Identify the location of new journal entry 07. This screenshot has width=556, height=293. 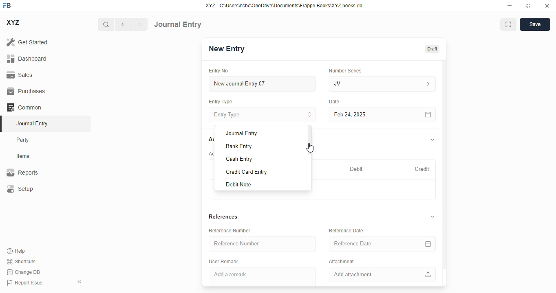
(263, 83).